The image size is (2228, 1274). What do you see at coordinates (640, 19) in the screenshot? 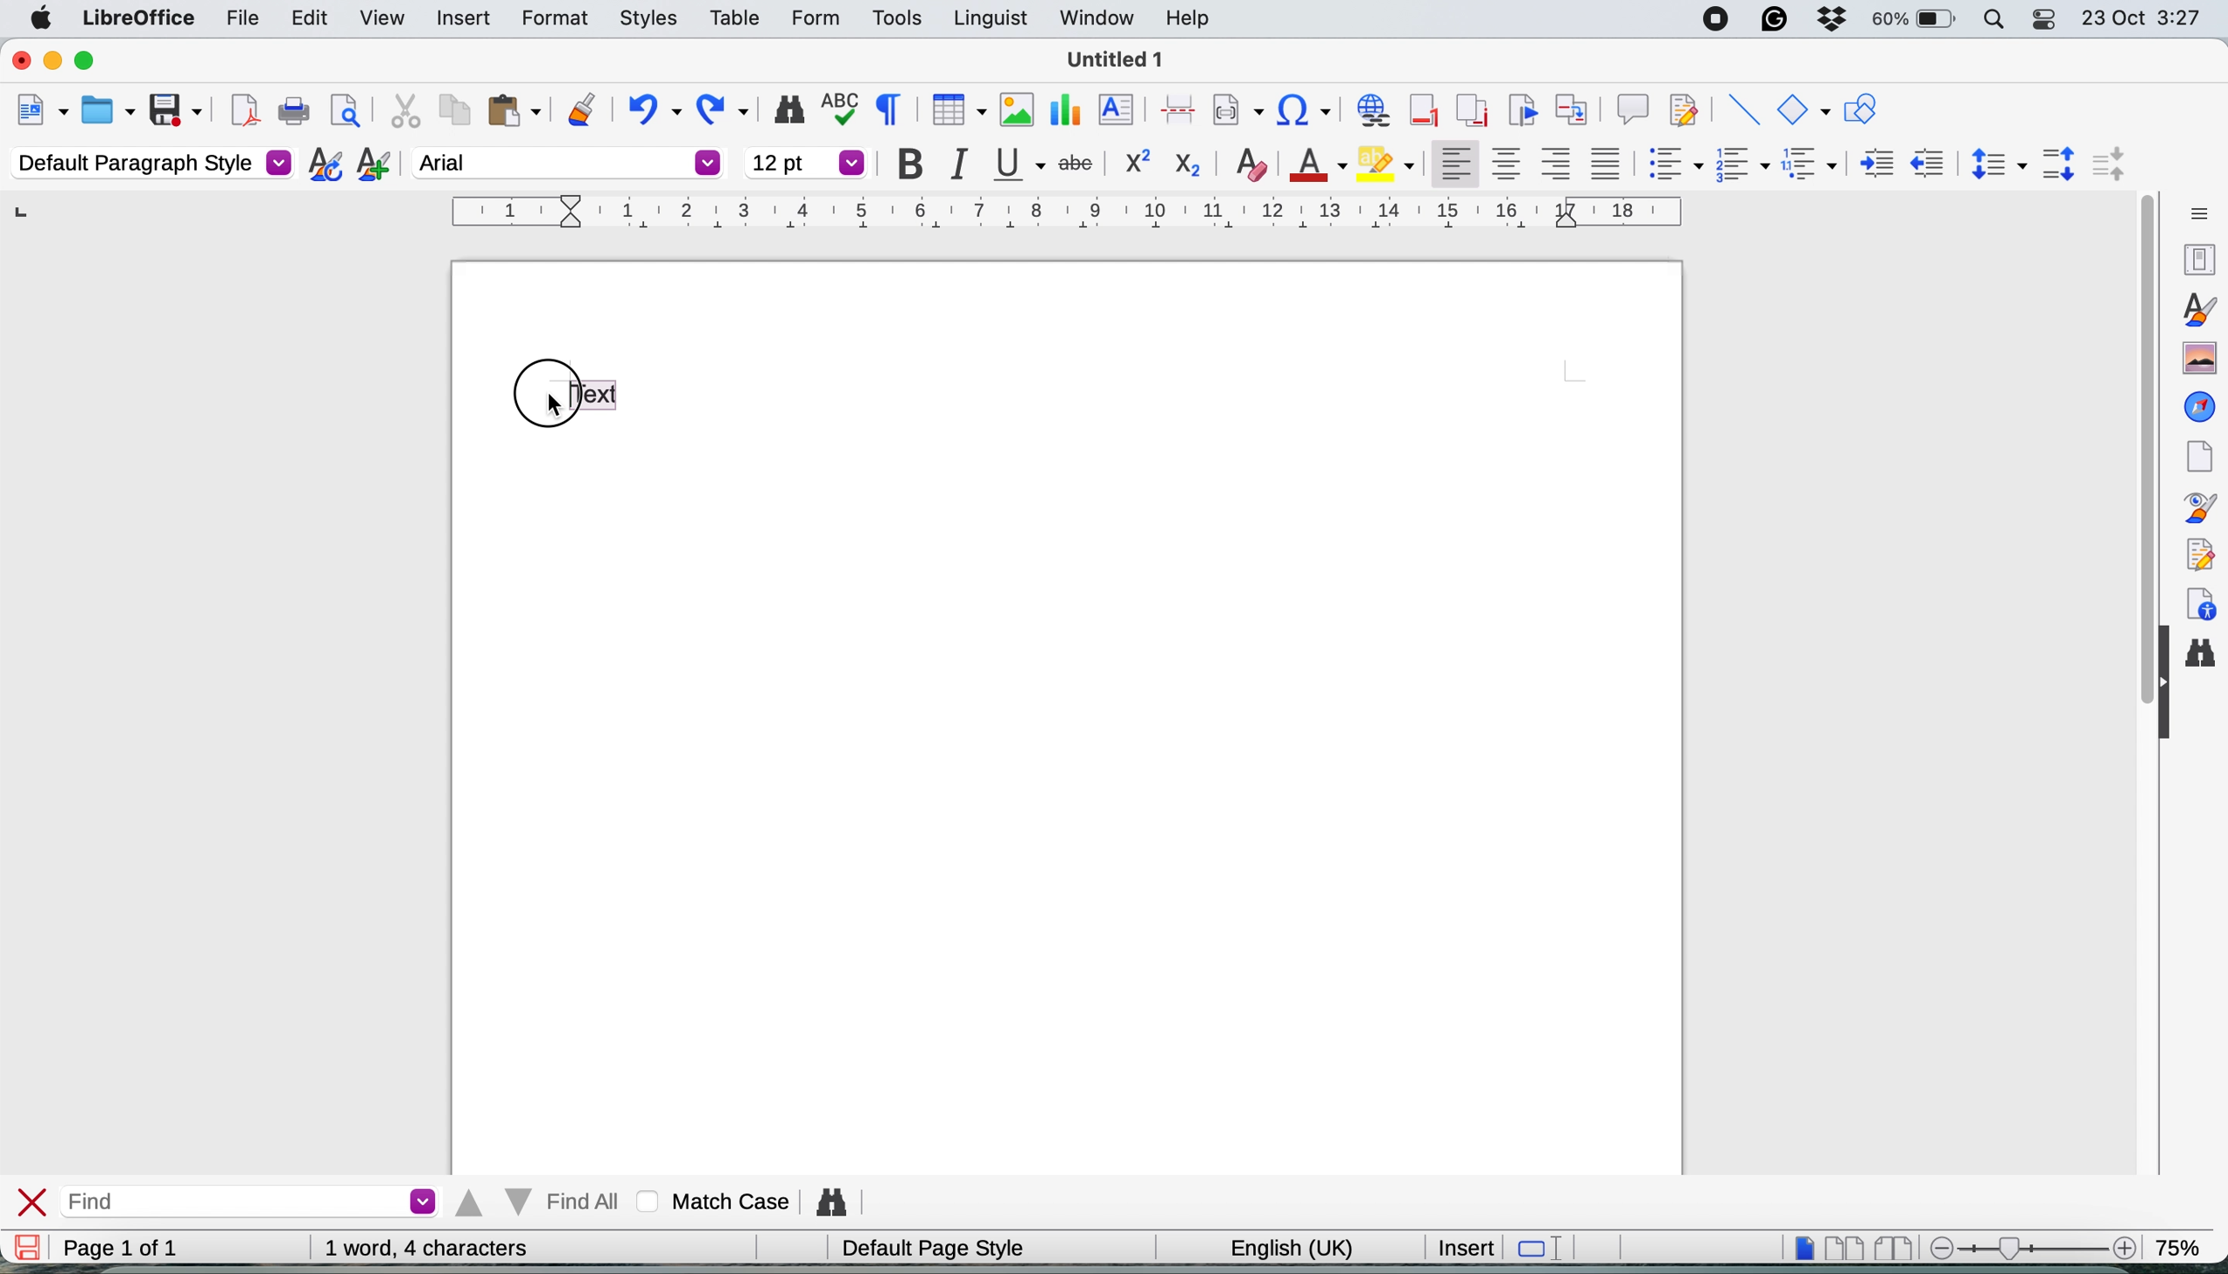
I see `styles` at bounding box center [640, 19].